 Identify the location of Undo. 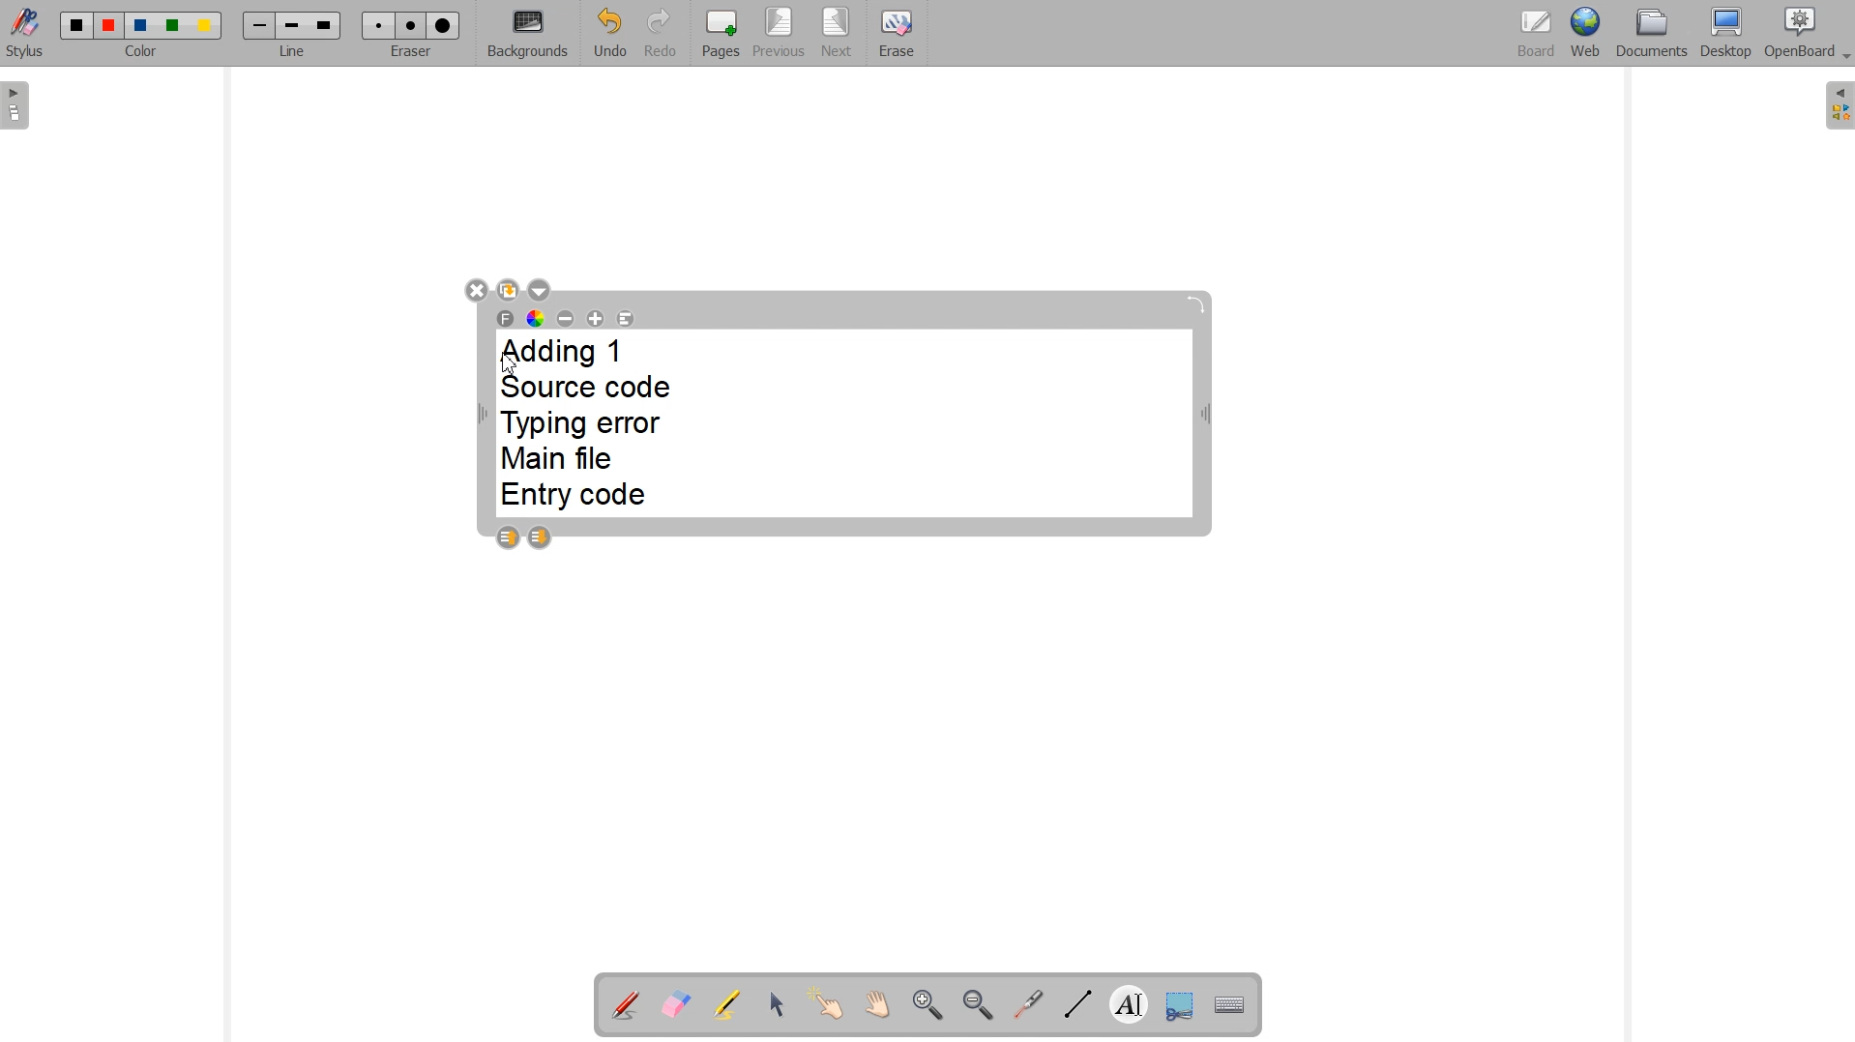
(608, 33).